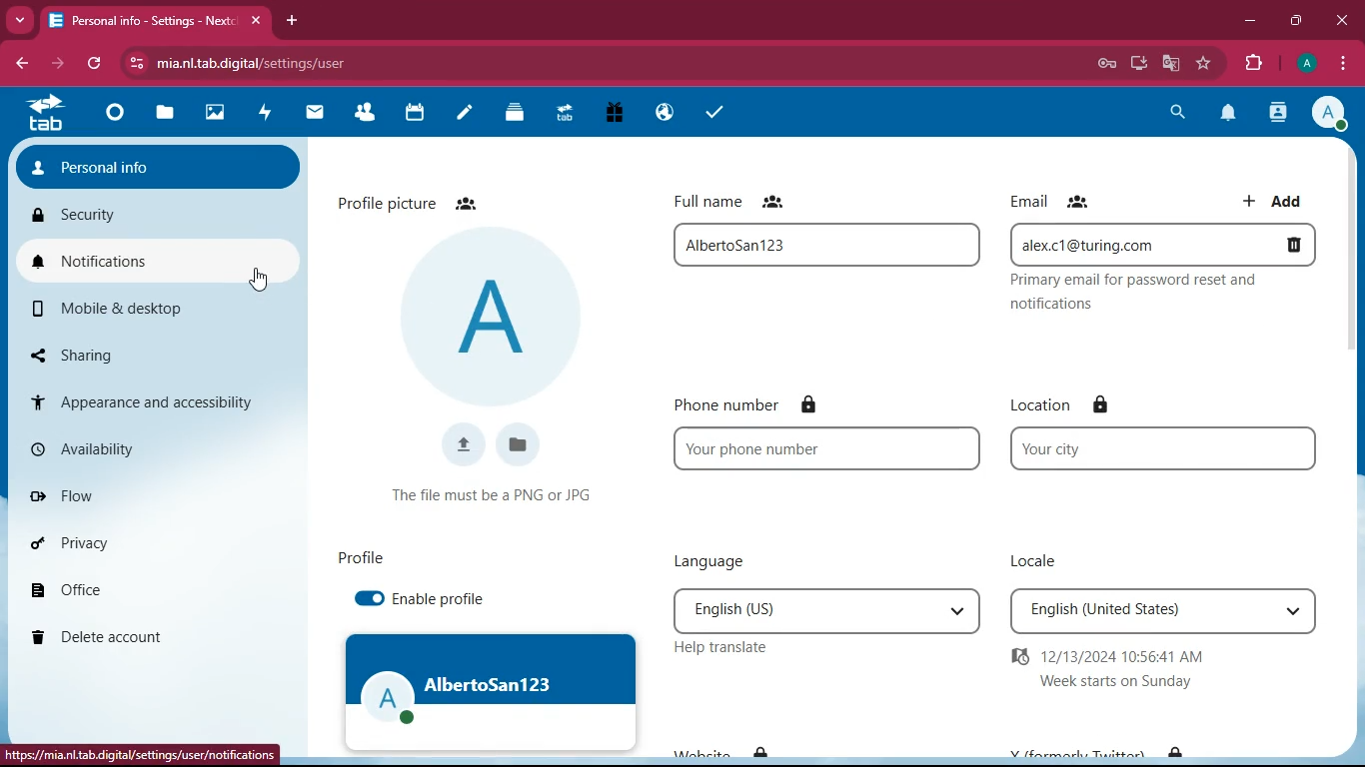  I want to click on search, so click(1177, 111).